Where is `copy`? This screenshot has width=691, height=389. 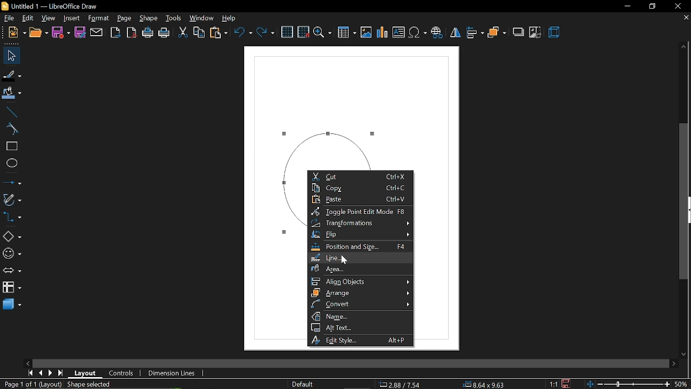 copy is located at coordinates (200, 32).